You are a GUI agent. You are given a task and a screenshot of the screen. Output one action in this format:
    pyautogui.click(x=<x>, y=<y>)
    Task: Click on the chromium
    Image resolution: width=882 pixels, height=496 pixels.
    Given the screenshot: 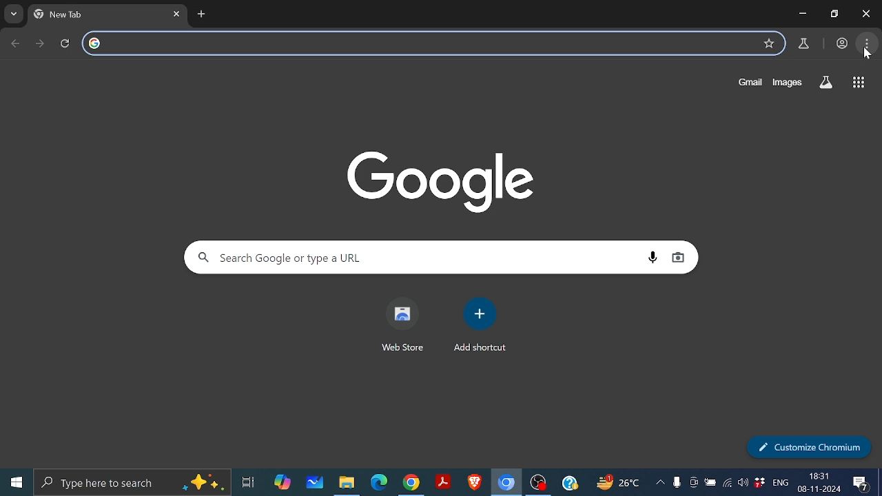 What is the action you would take?
    pyautogui.click(x=506, y=483)
    